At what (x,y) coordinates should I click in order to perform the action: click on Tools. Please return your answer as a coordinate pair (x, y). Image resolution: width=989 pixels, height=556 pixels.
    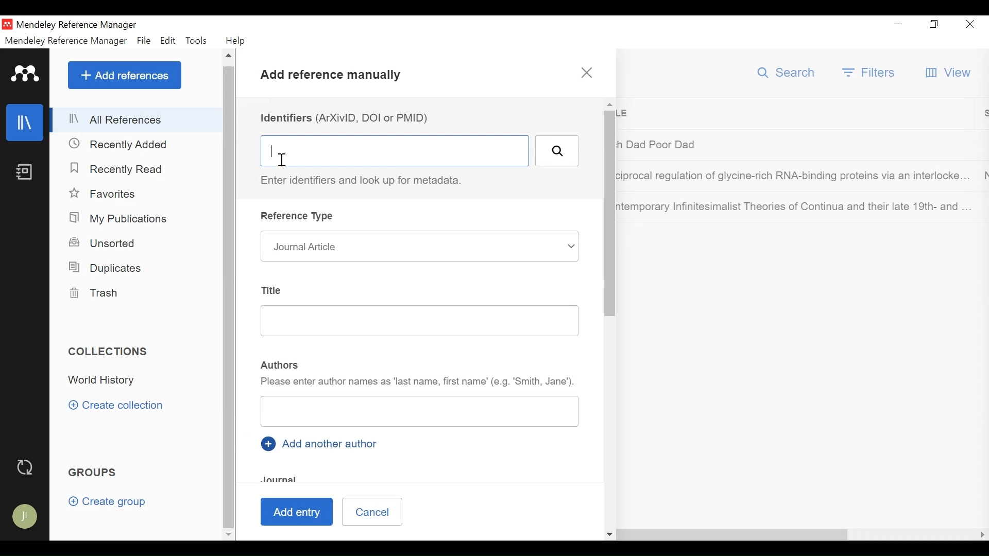
    Looking at the image, I should click on (198, 41).